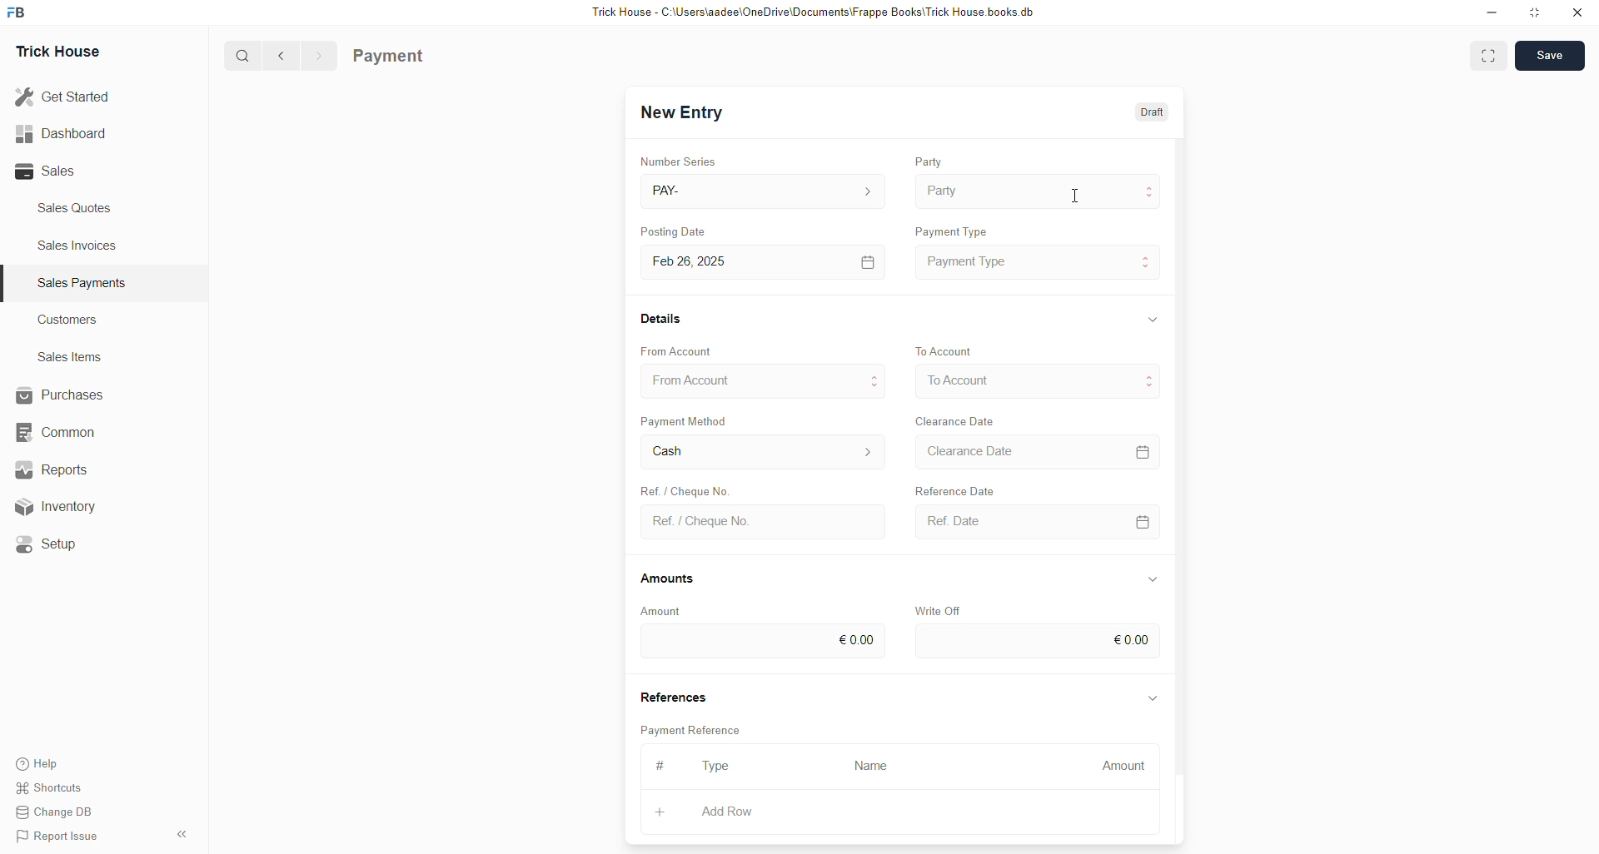 The width and height of the screenshot is (1599, 854). What do you see at coordinates (242, 55) in the screenshot?
I see `Search` at bounding box center [242, 55].